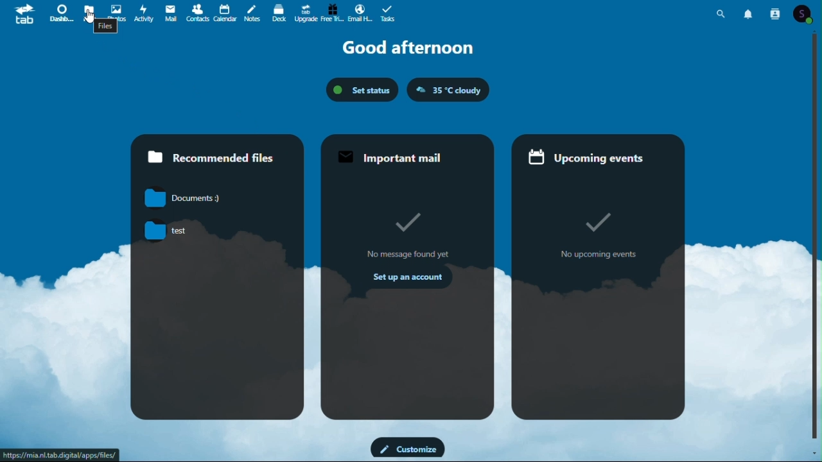  What do you see at coordinates (198, 14) in the screenshot?
I see `Contacts` at bounding box center [198, 14].